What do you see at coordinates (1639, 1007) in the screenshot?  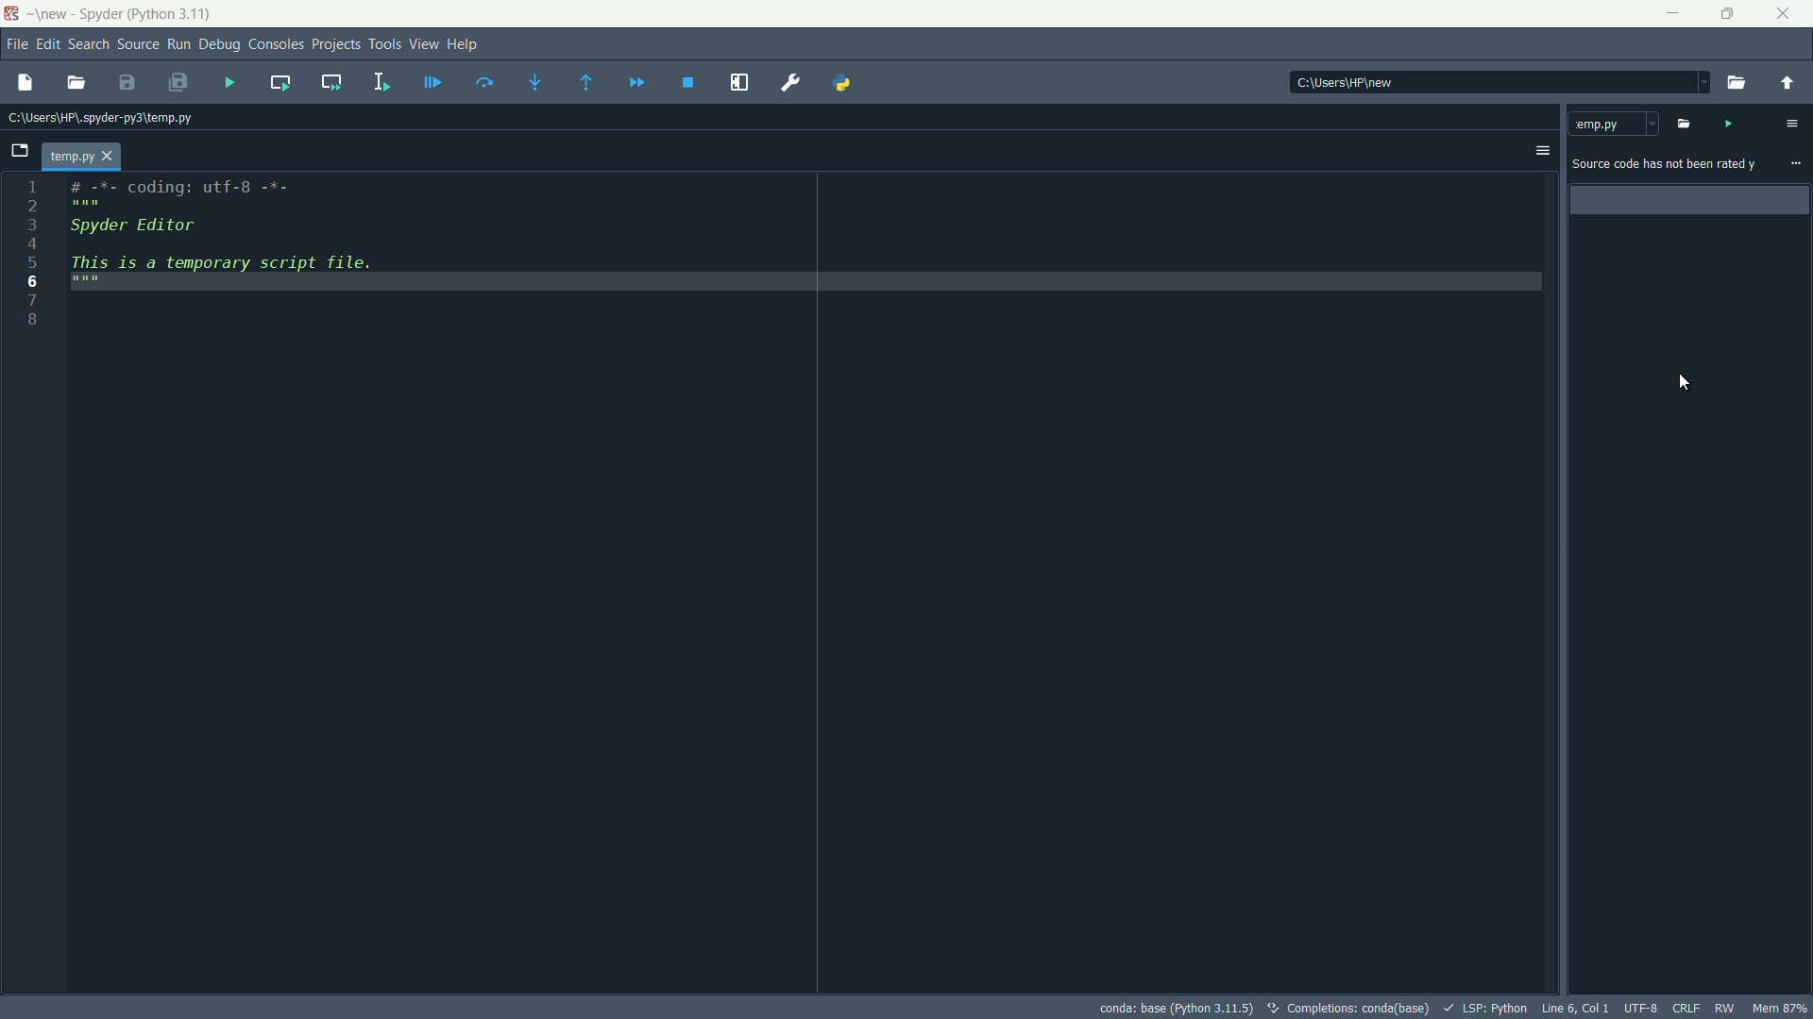 I see `file encoding` at bounding box center [1639, 1007].